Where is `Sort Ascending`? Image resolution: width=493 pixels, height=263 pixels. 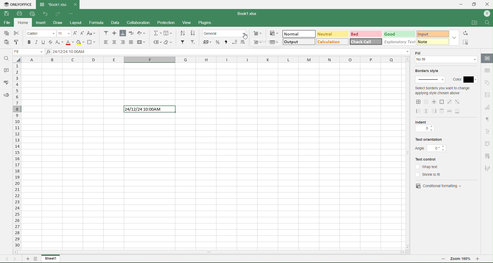
Sort Ascending is located at coordinates (183, 33).